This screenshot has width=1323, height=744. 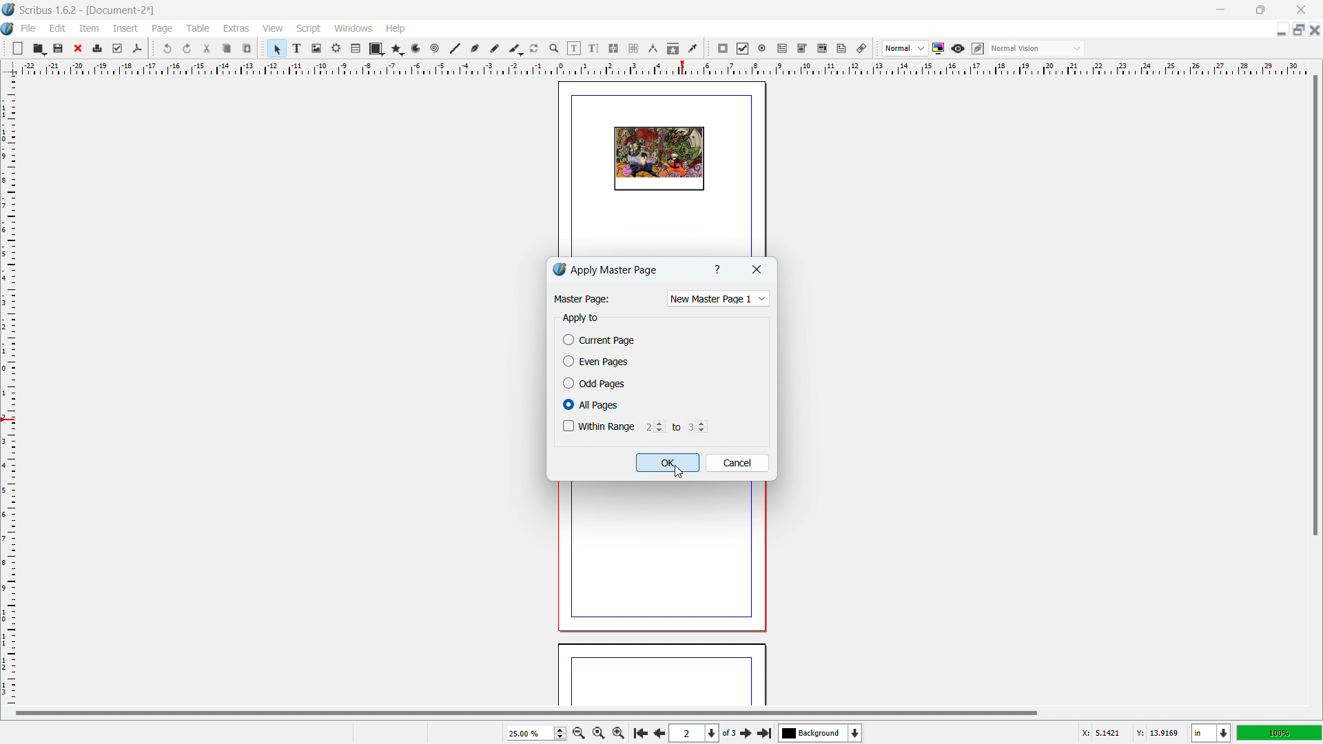 What do you see at coordinates (5, 47) in the screenshot?
I see `move toolbox` at bounding box center [5, 47].